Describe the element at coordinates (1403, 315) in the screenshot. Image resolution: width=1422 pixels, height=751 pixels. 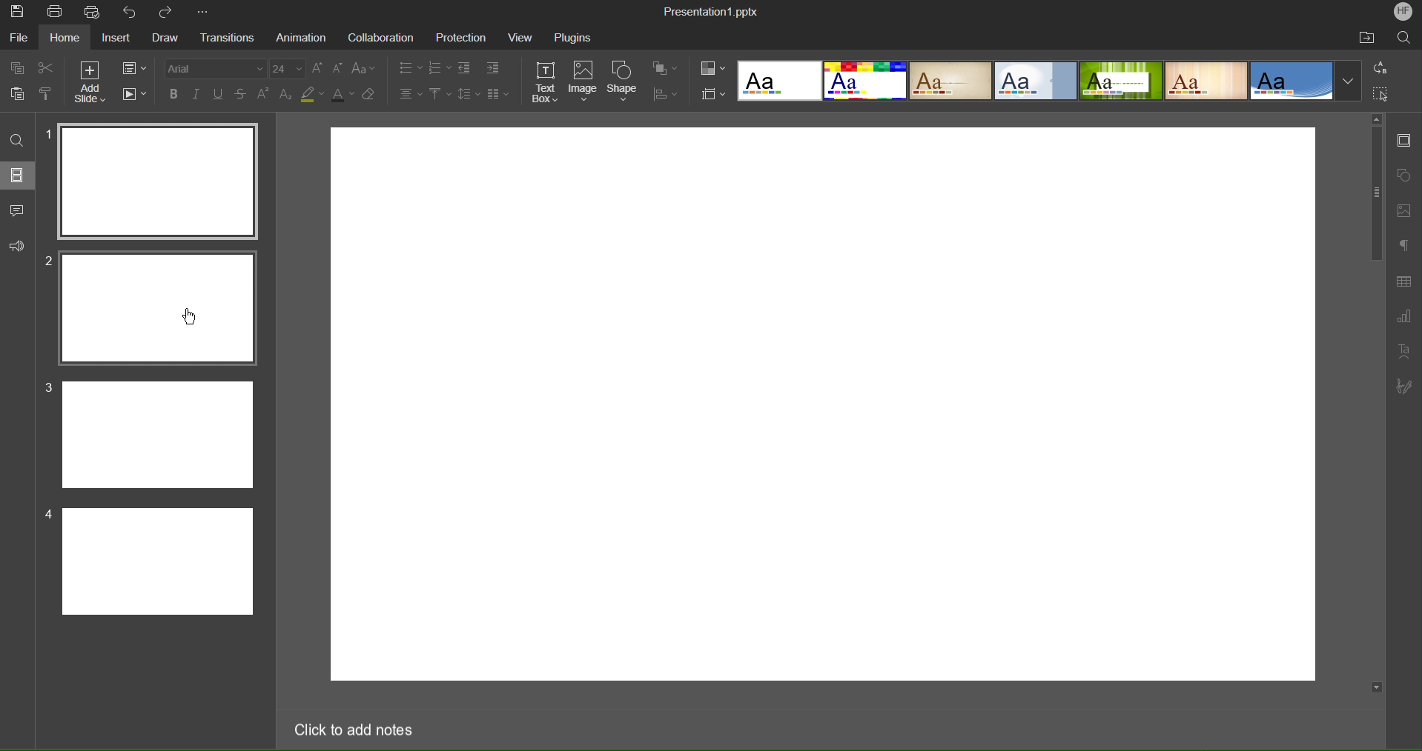
I see `Graph Settings` at that location.